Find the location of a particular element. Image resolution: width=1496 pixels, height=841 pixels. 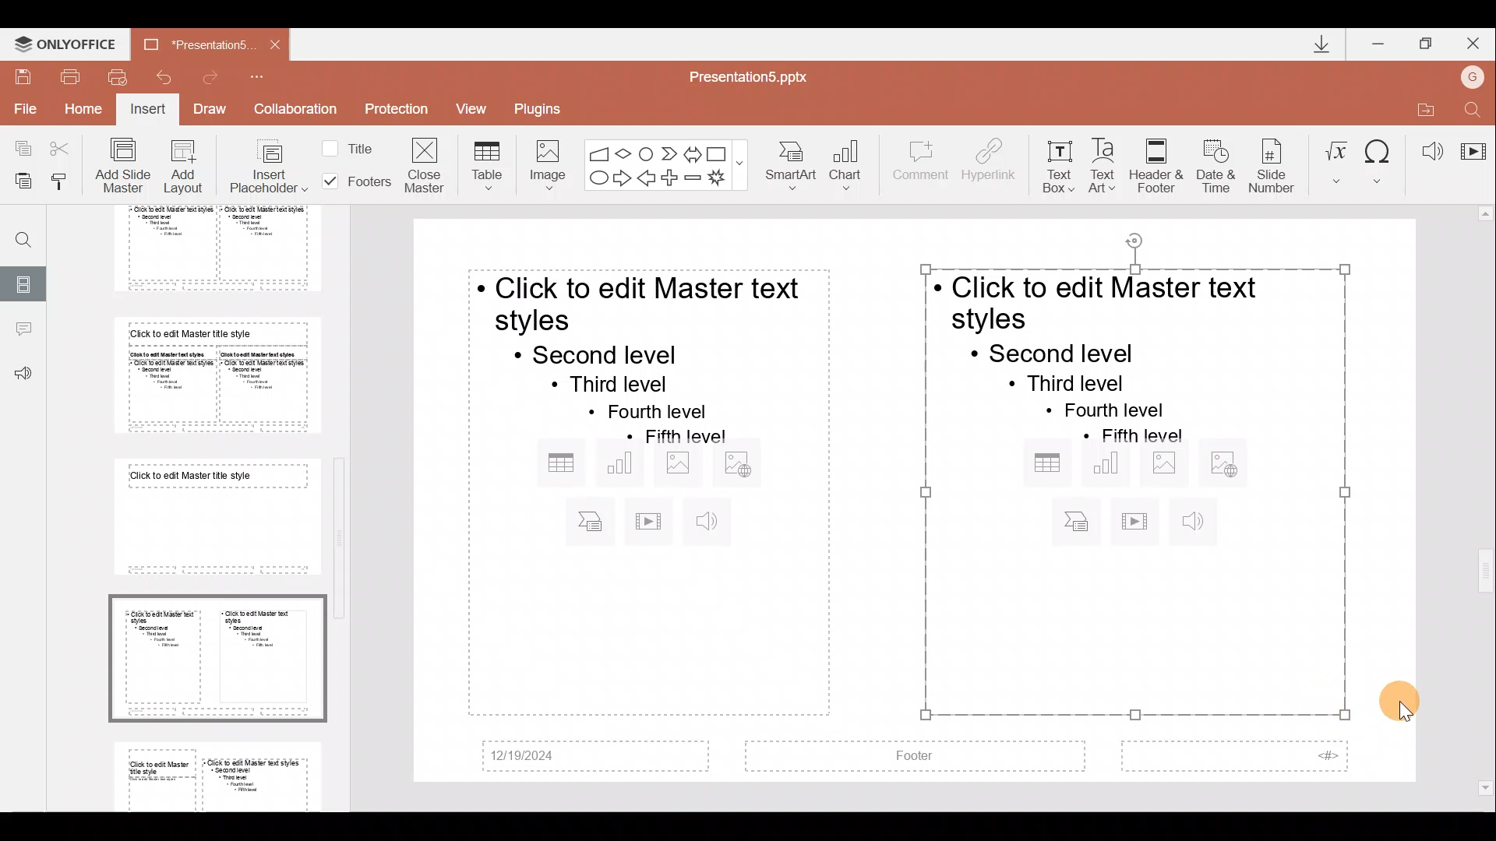

ONLYOFFICE is located at coordinates (65, 40).